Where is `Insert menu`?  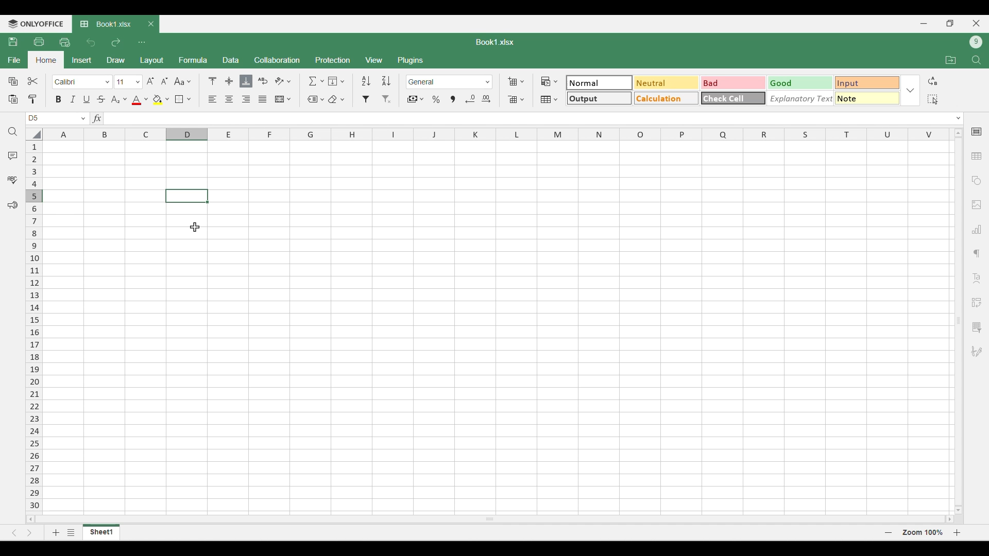
Insert menu is located at coordinates (82, 60).